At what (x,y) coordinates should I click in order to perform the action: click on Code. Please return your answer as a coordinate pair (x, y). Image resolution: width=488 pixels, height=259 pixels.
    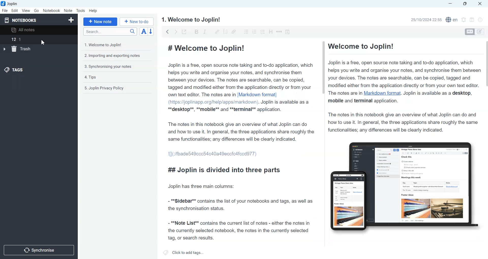
    Looking at the image, I should click on (225, 31).